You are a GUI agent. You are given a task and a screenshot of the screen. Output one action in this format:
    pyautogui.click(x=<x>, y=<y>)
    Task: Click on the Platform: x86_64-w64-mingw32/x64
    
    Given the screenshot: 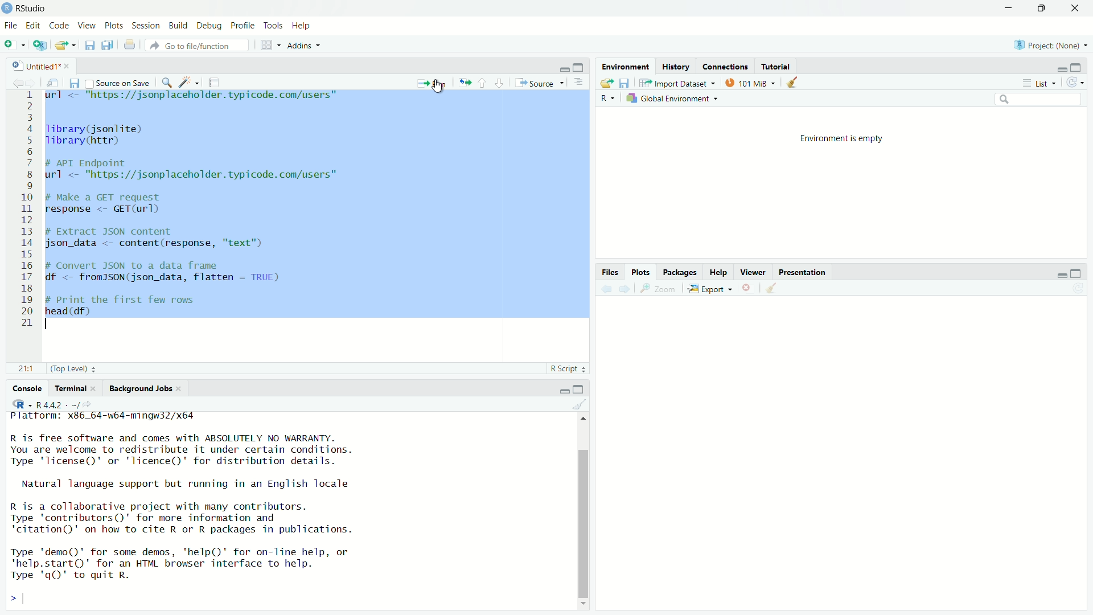 What is the action you would take?
    pyautogui.click(x=104, y=418)
    